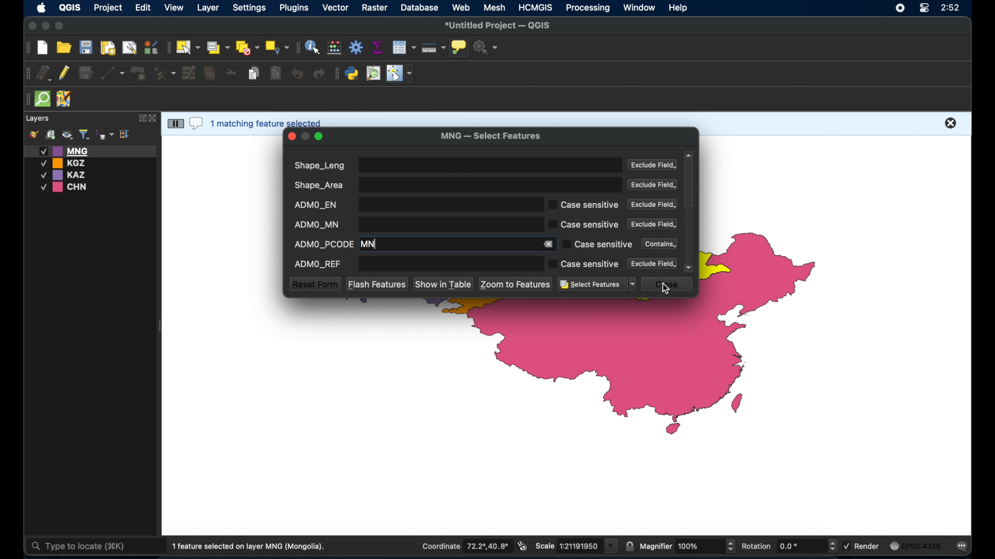 The height and width of the screenshot is (559, 995). Describe the element at coordinates (690, 185) in the screenshot. I see `scroll box` at that location.